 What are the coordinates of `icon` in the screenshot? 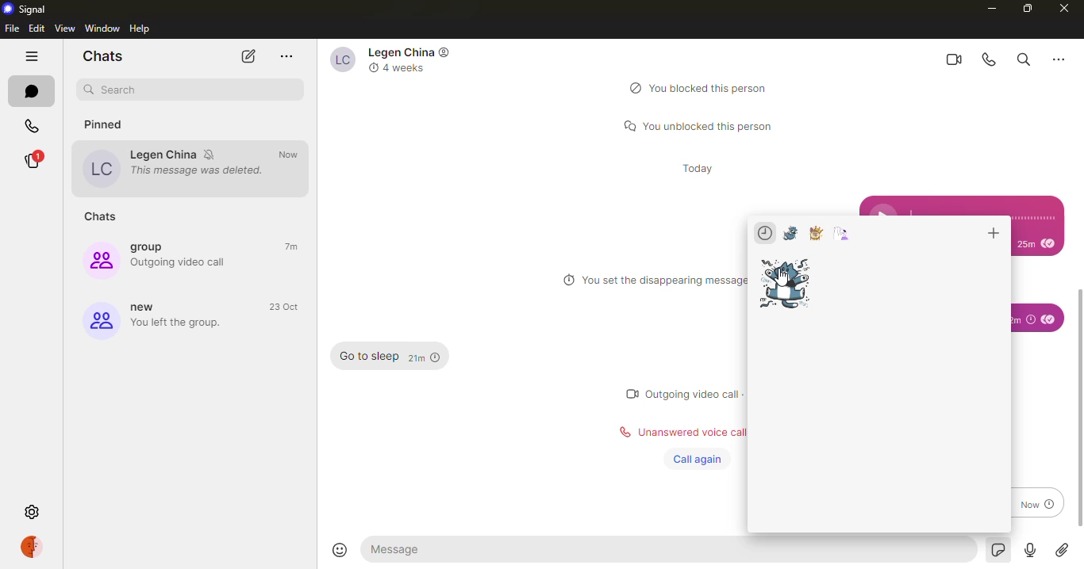 It's located at (447, 54).